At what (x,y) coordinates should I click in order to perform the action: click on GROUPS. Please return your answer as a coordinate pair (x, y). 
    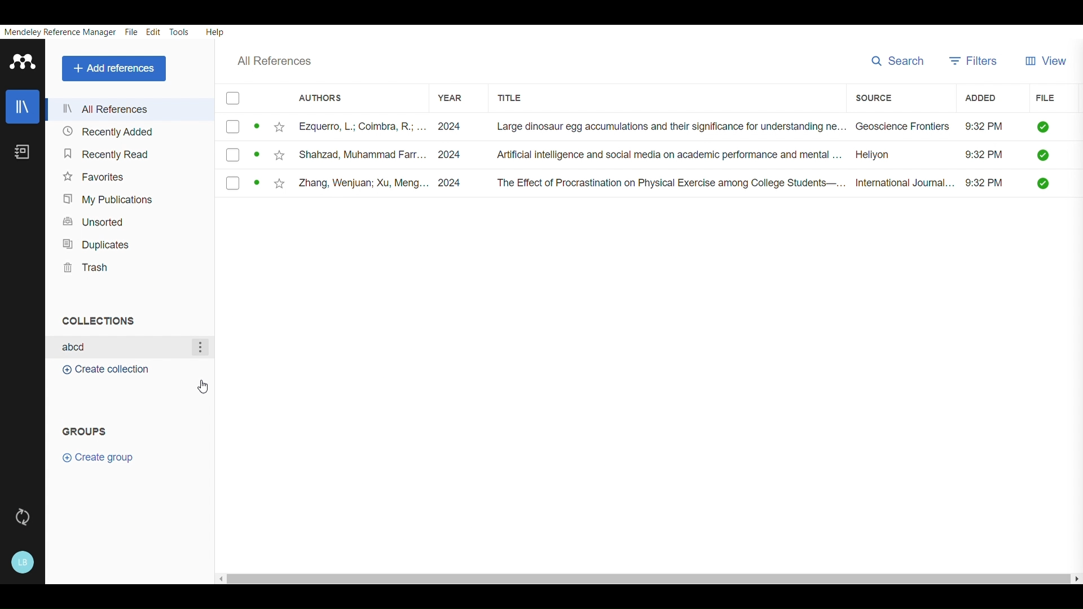
    Looking at the image, I should click on (91, 430).